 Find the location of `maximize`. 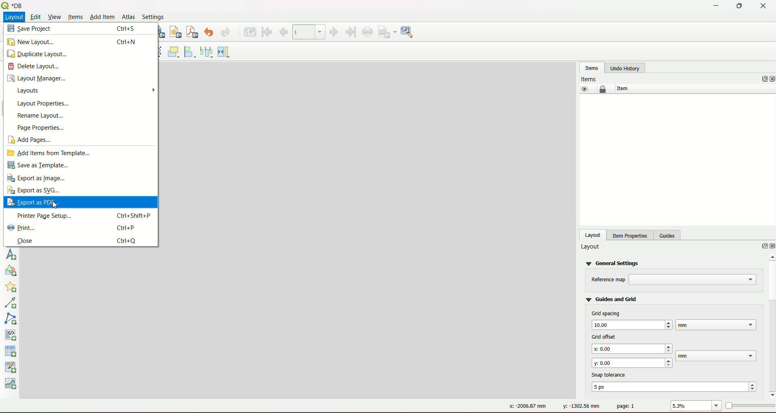

maximize is located at coordinates (737, 6).